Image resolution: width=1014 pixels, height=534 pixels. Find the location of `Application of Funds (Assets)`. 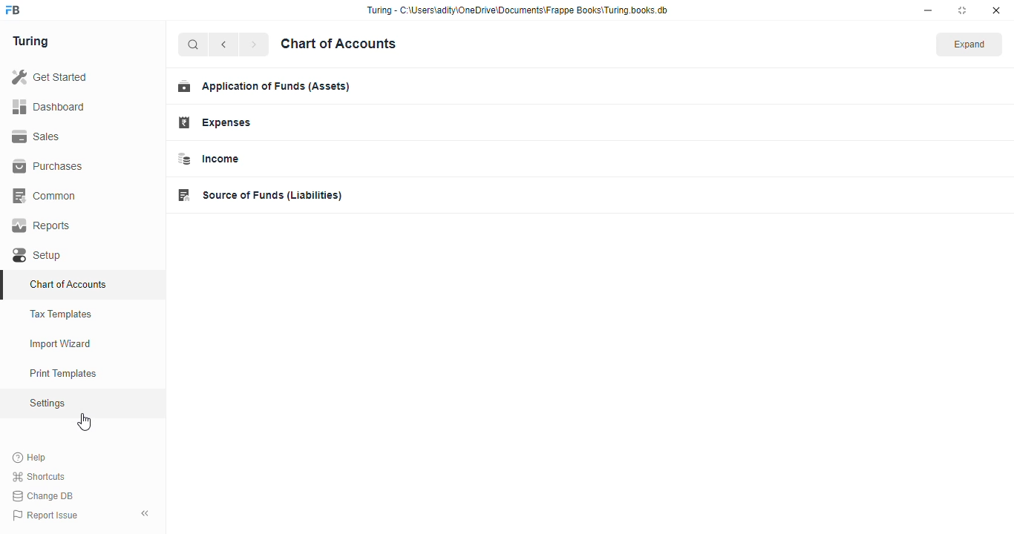

Application of Funds (Assets) is located at coordinates (419, 88).